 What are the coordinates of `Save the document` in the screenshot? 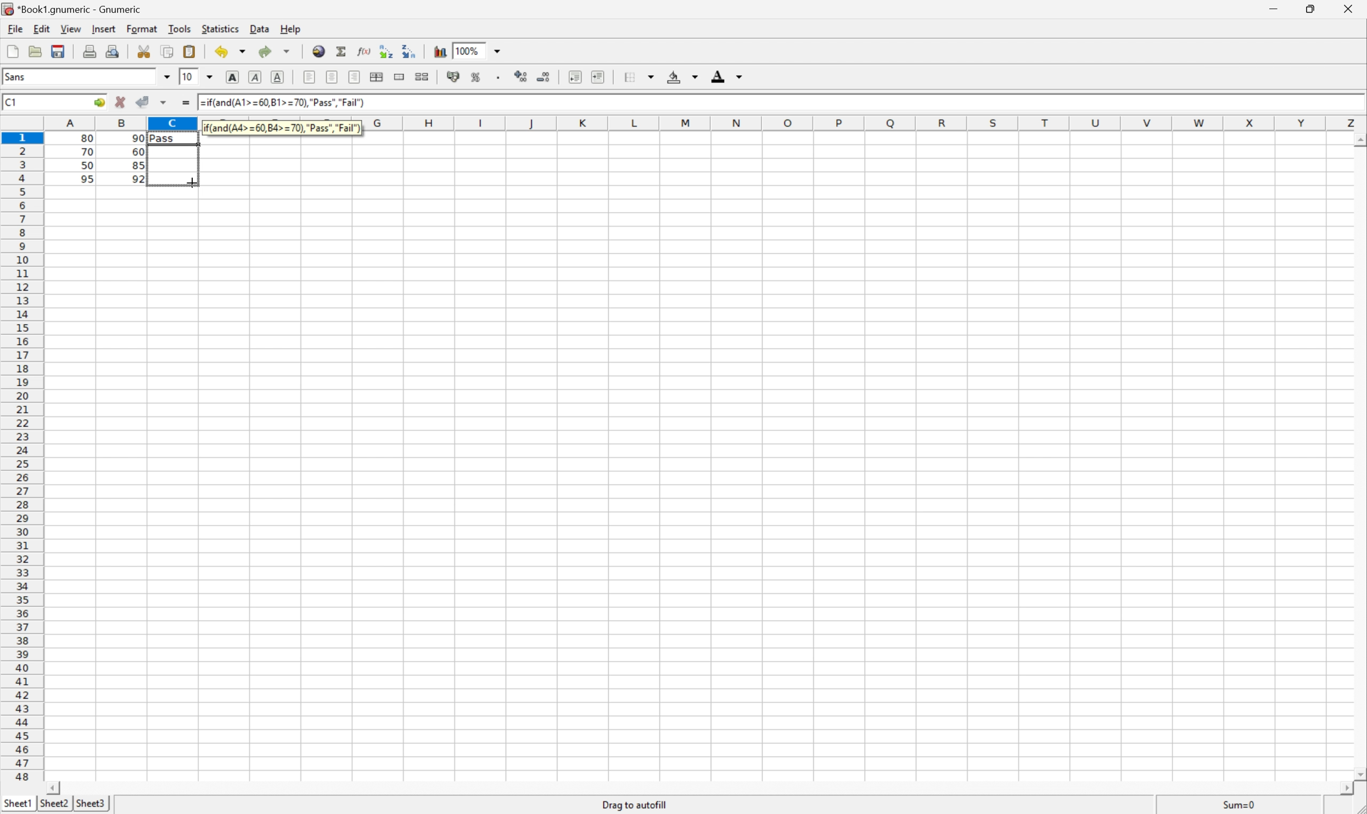 It's located at (35, 51).